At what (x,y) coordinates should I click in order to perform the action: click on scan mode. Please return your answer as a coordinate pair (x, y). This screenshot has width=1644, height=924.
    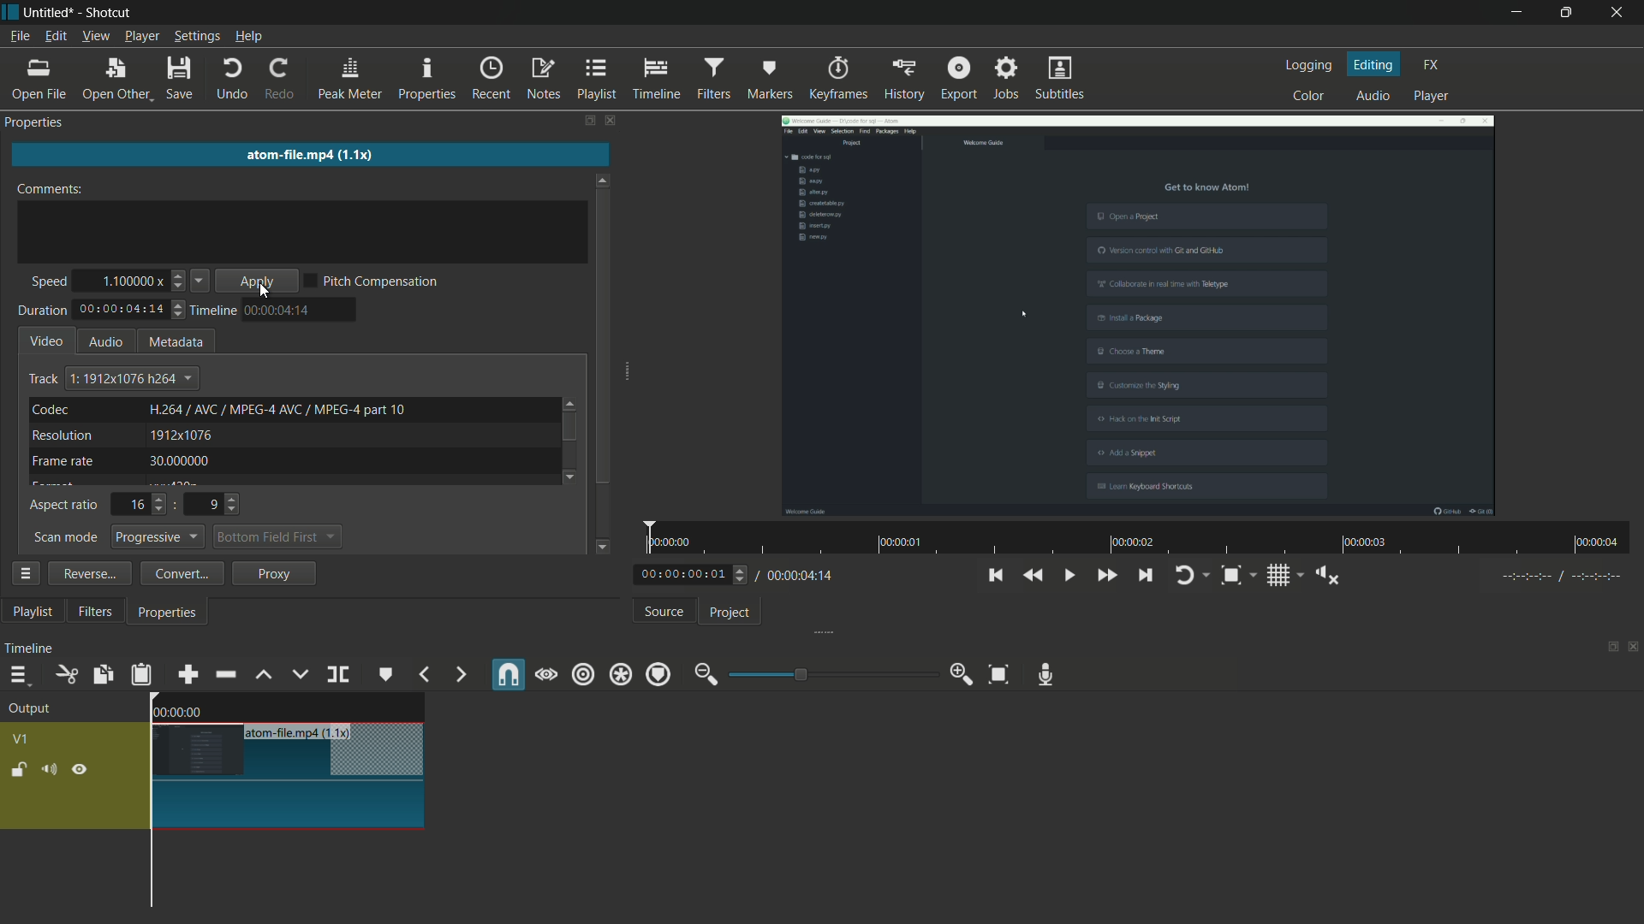
    Looking at the image, I should click on (65, 538).